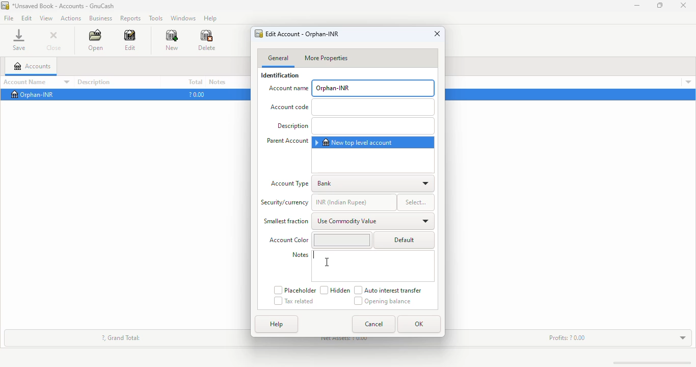 The height and width of the screenshot is (367, 696). What do you see at coordinates (298, 255) in the screenshot?
I see `notes` at bounding box center [298, 255].